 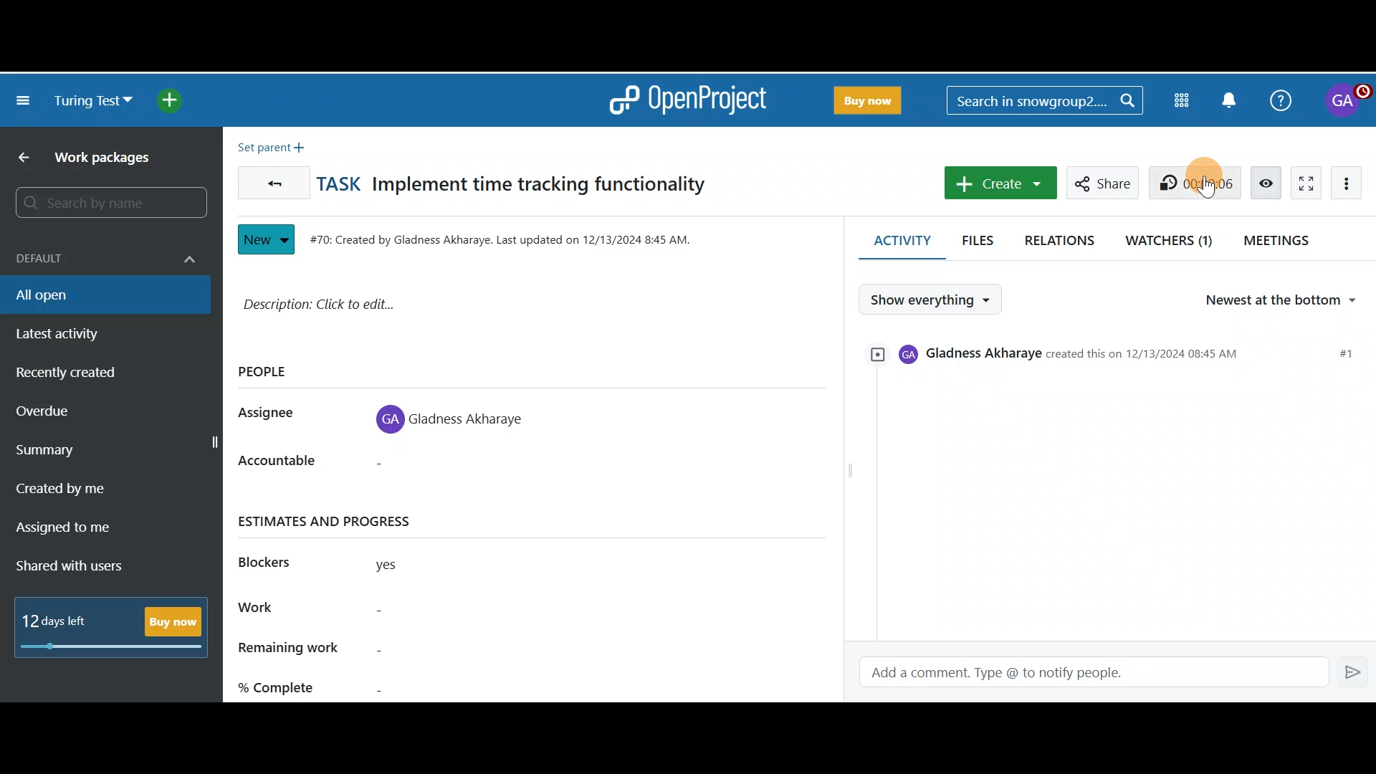 What do you see at coordinates (341, 521) in the screenshot?
I see `ESTIMATES AND PROGRESS` at bounding box center [341, 521].